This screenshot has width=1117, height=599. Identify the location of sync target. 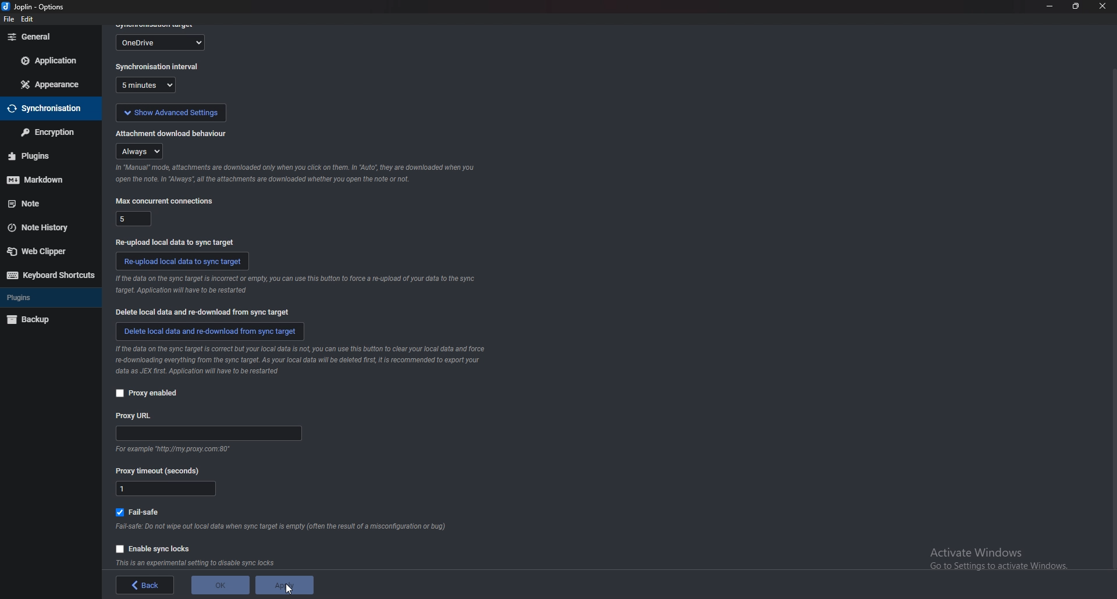
(162, 41).